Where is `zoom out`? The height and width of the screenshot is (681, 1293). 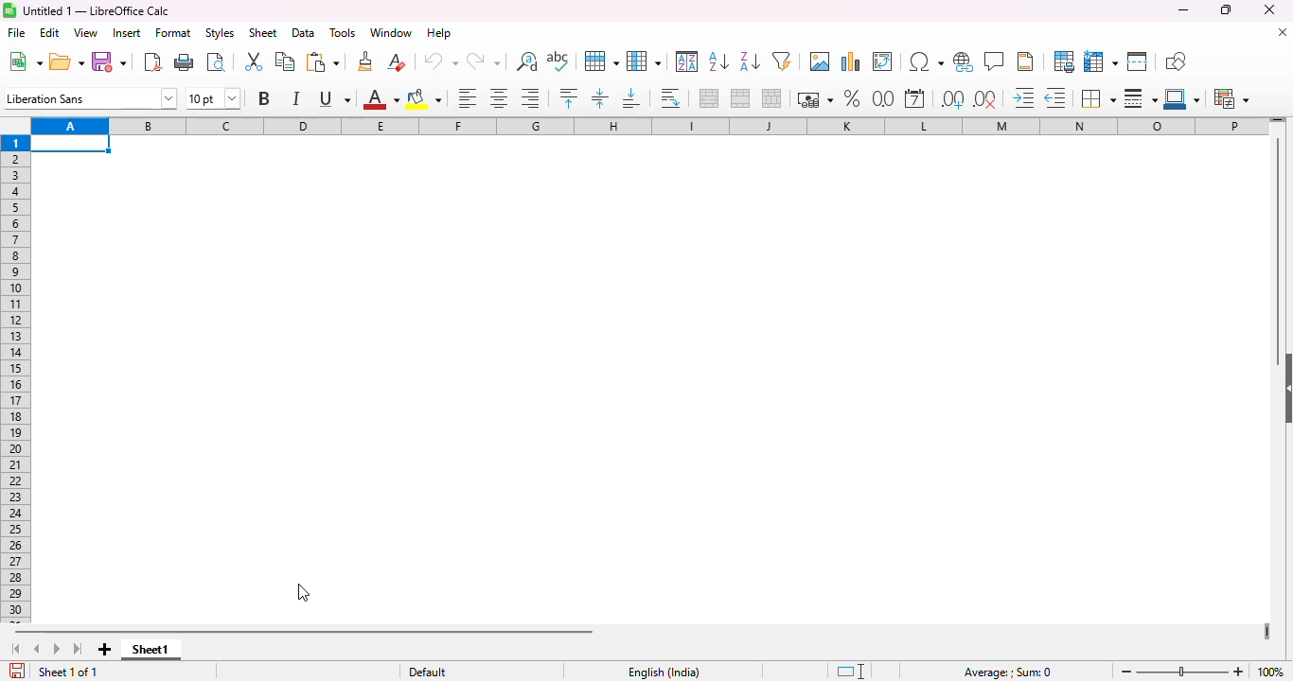 zoom out is located at coordinates (1126, 672).